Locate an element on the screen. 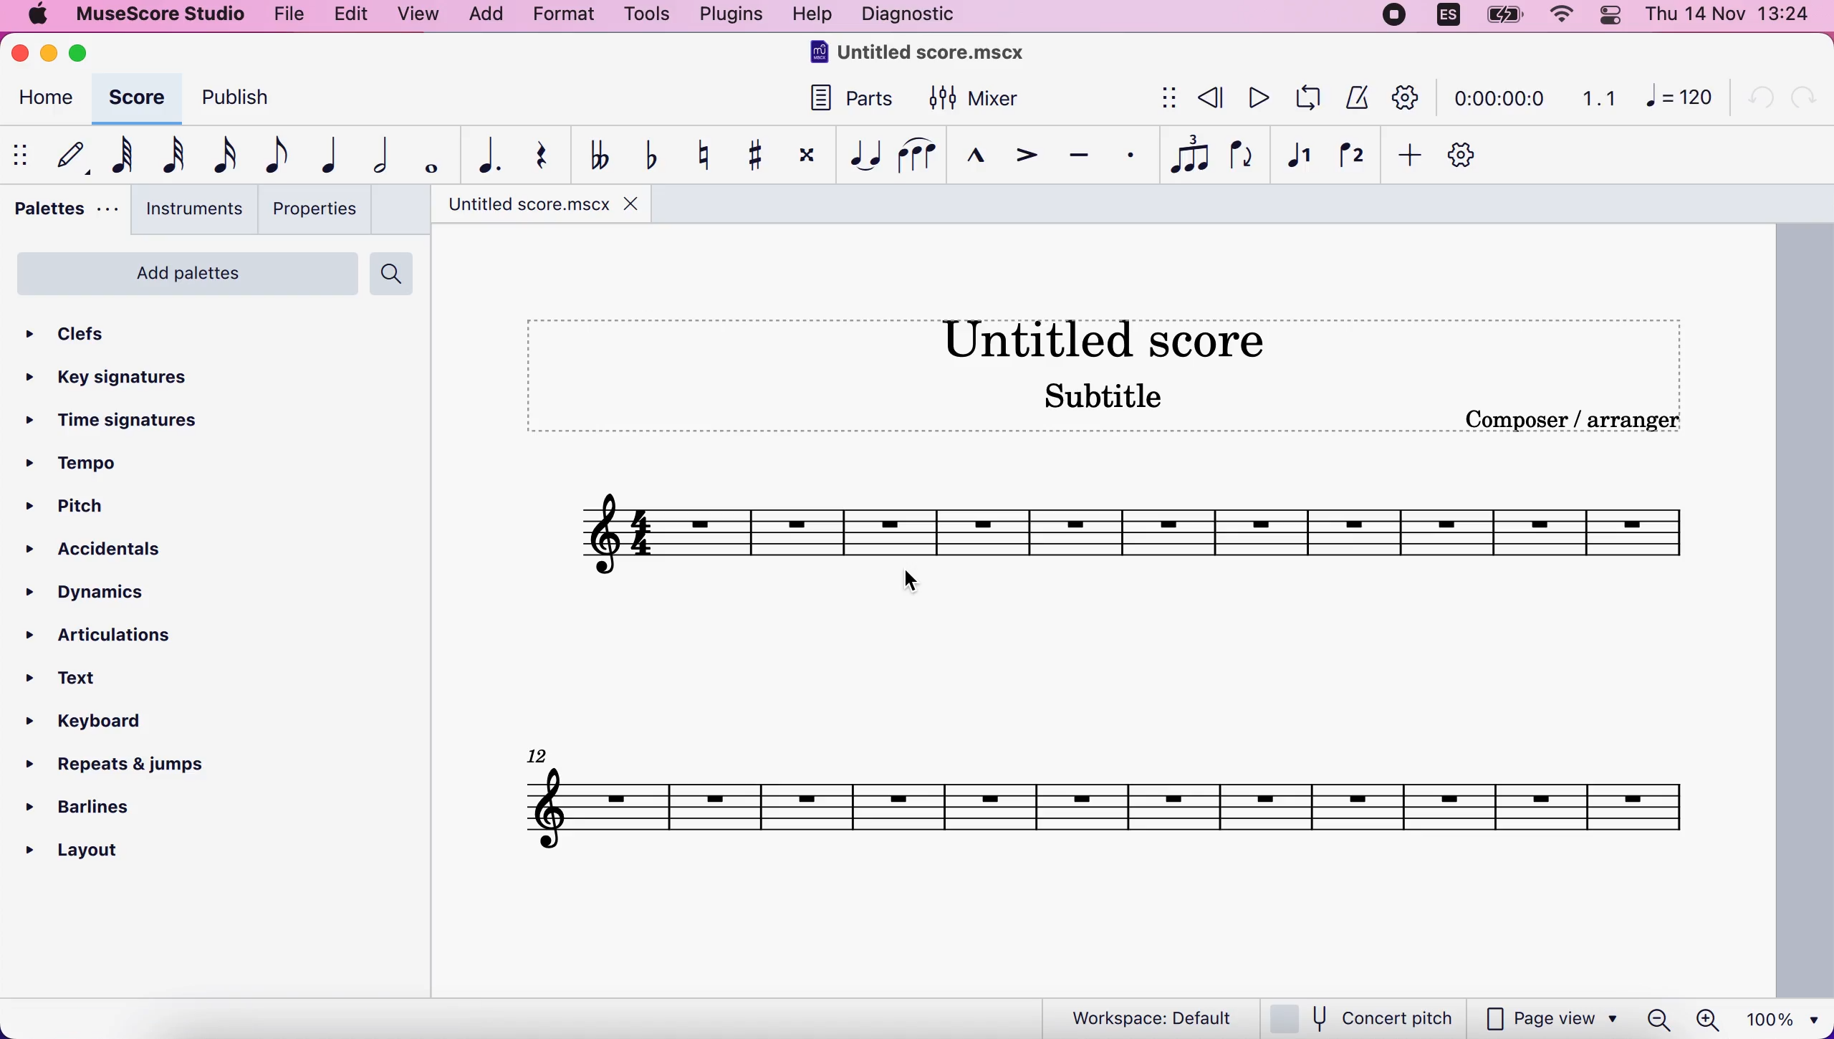 This screenshot has height=1039, width=1834. properties is located at coordinates (321, 214).